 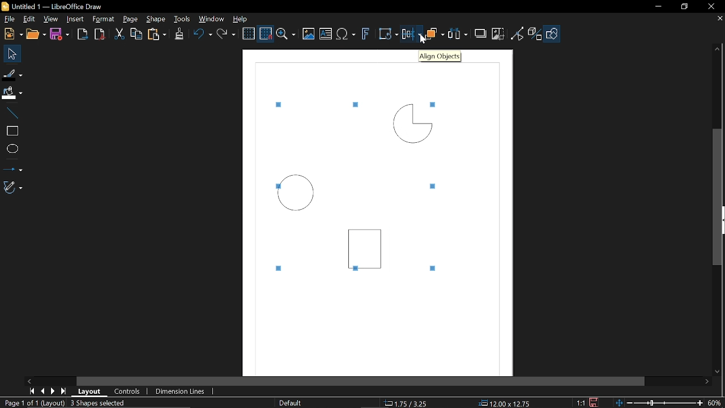 I want to click on Cut , so click(x=119, y=34).